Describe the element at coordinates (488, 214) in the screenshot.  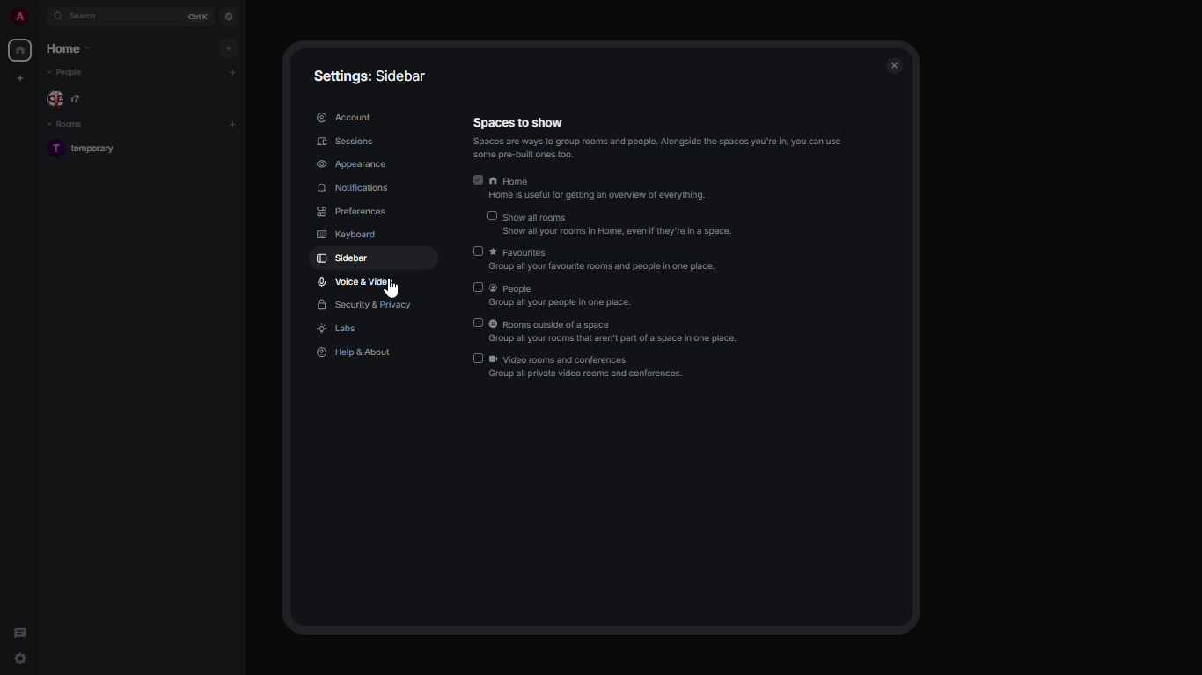
I see `disabled` at that location.